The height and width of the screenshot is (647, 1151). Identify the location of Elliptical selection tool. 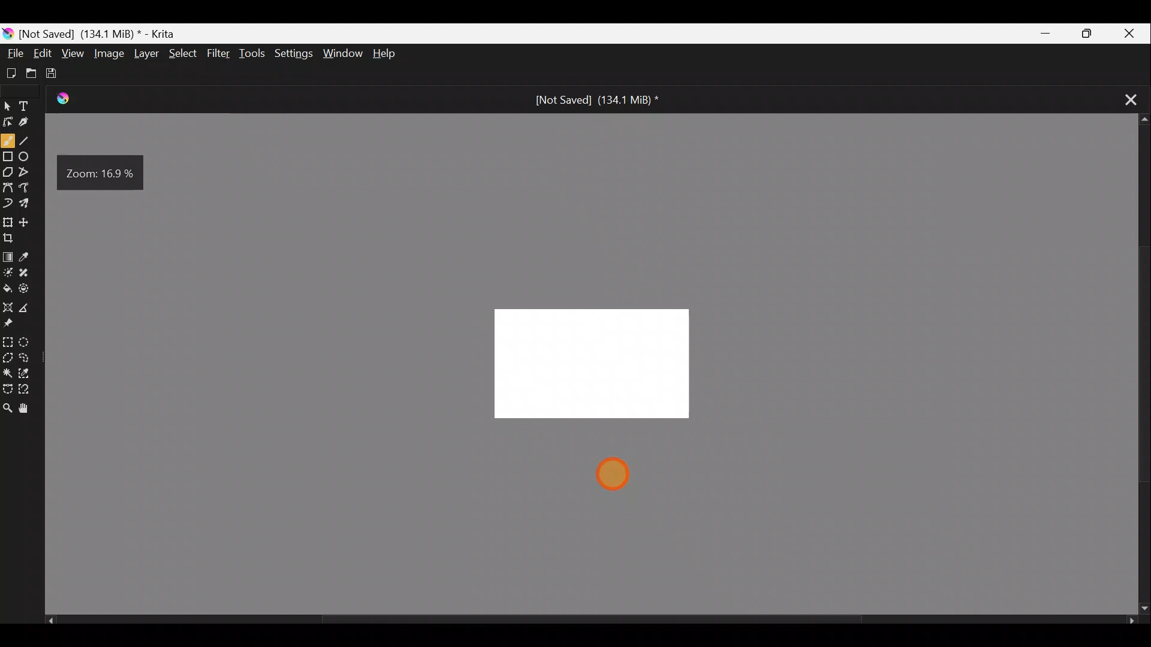
(29, 344).